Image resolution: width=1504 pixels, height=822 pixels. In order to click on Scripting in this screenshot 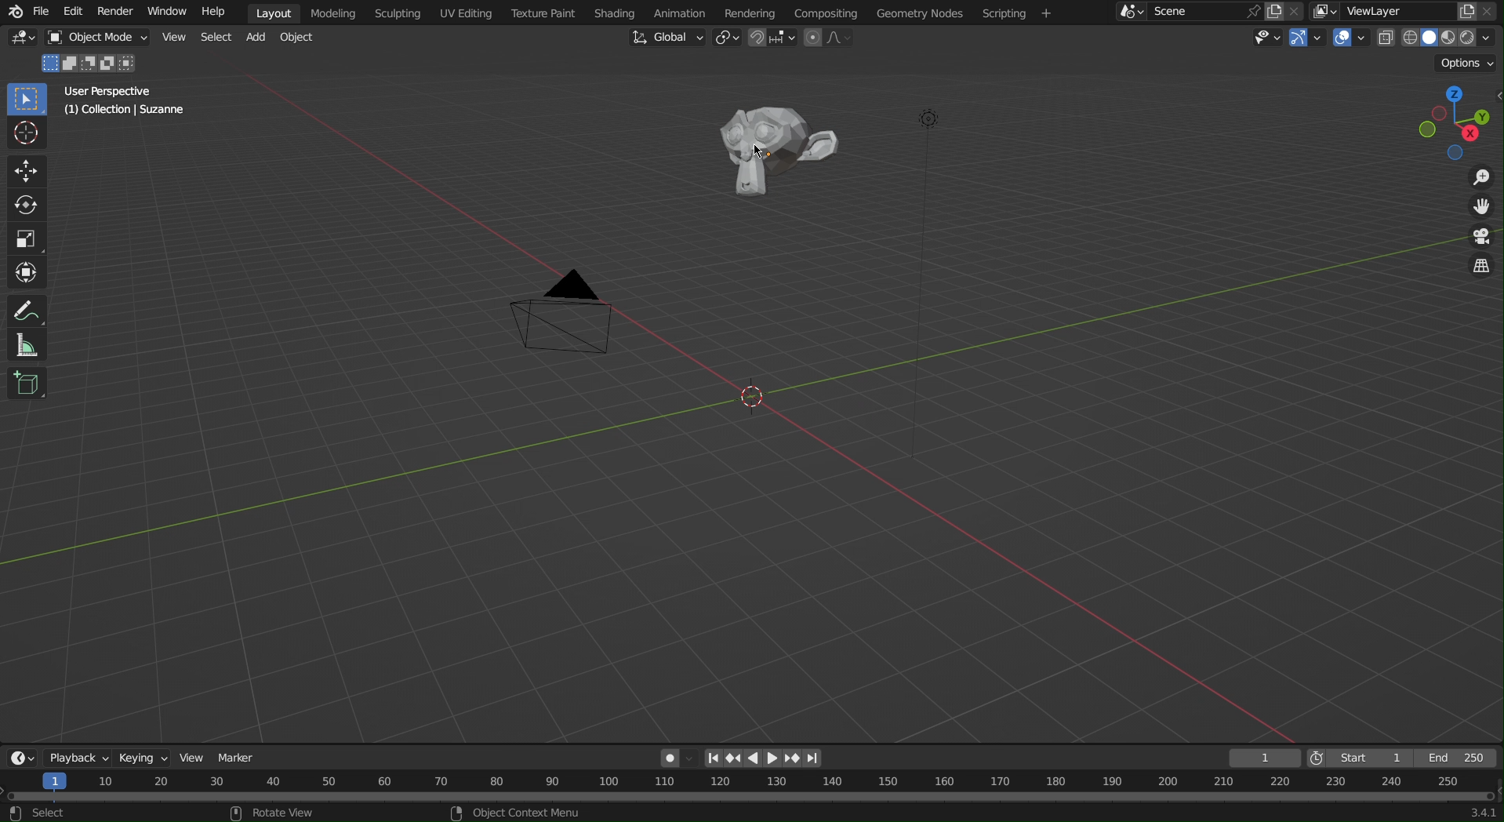, I will do `click(1019, 13)`.